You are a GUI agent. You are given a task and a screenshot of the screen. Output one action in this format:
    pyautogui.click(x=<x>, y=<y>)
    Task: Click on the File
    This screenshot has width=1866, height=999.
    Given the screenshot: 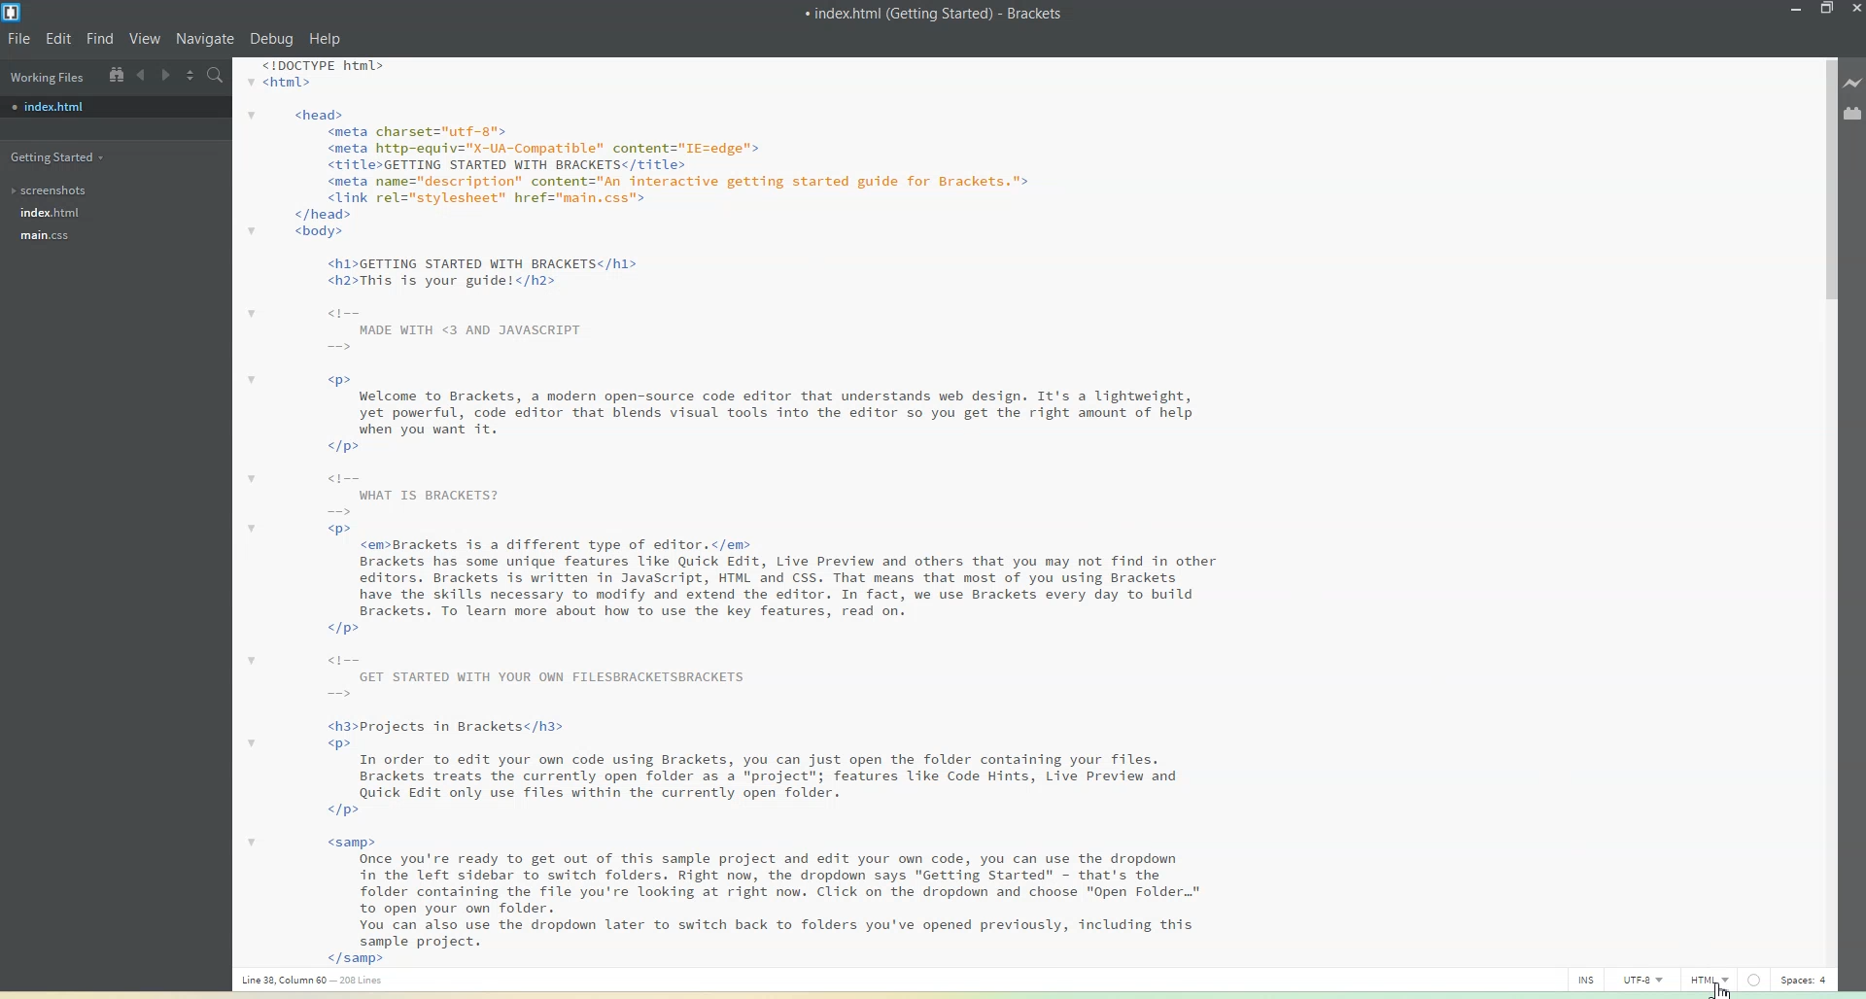 What is the action you would take?
    pyautogui.click(x=18, y=38)
    